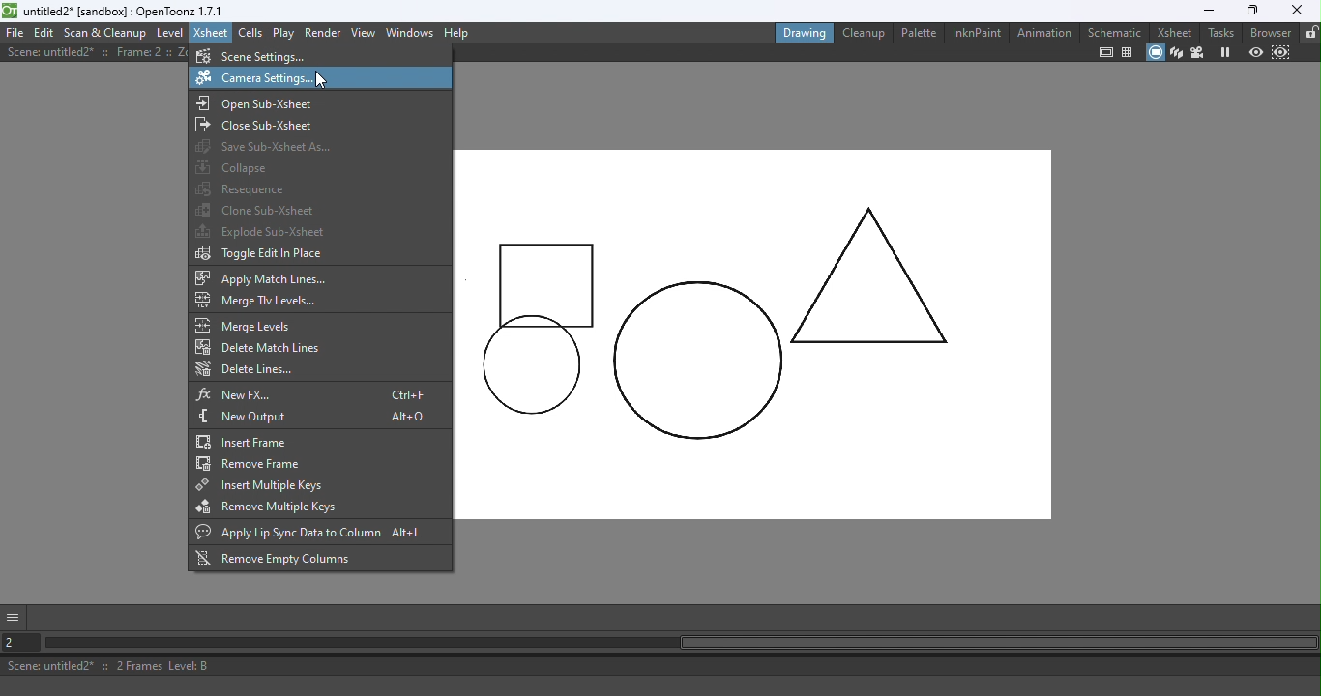 The image size is (1321, 696). Describe the element at coordinates (410, 32) in the screenshot. I see `Windows` at that location.